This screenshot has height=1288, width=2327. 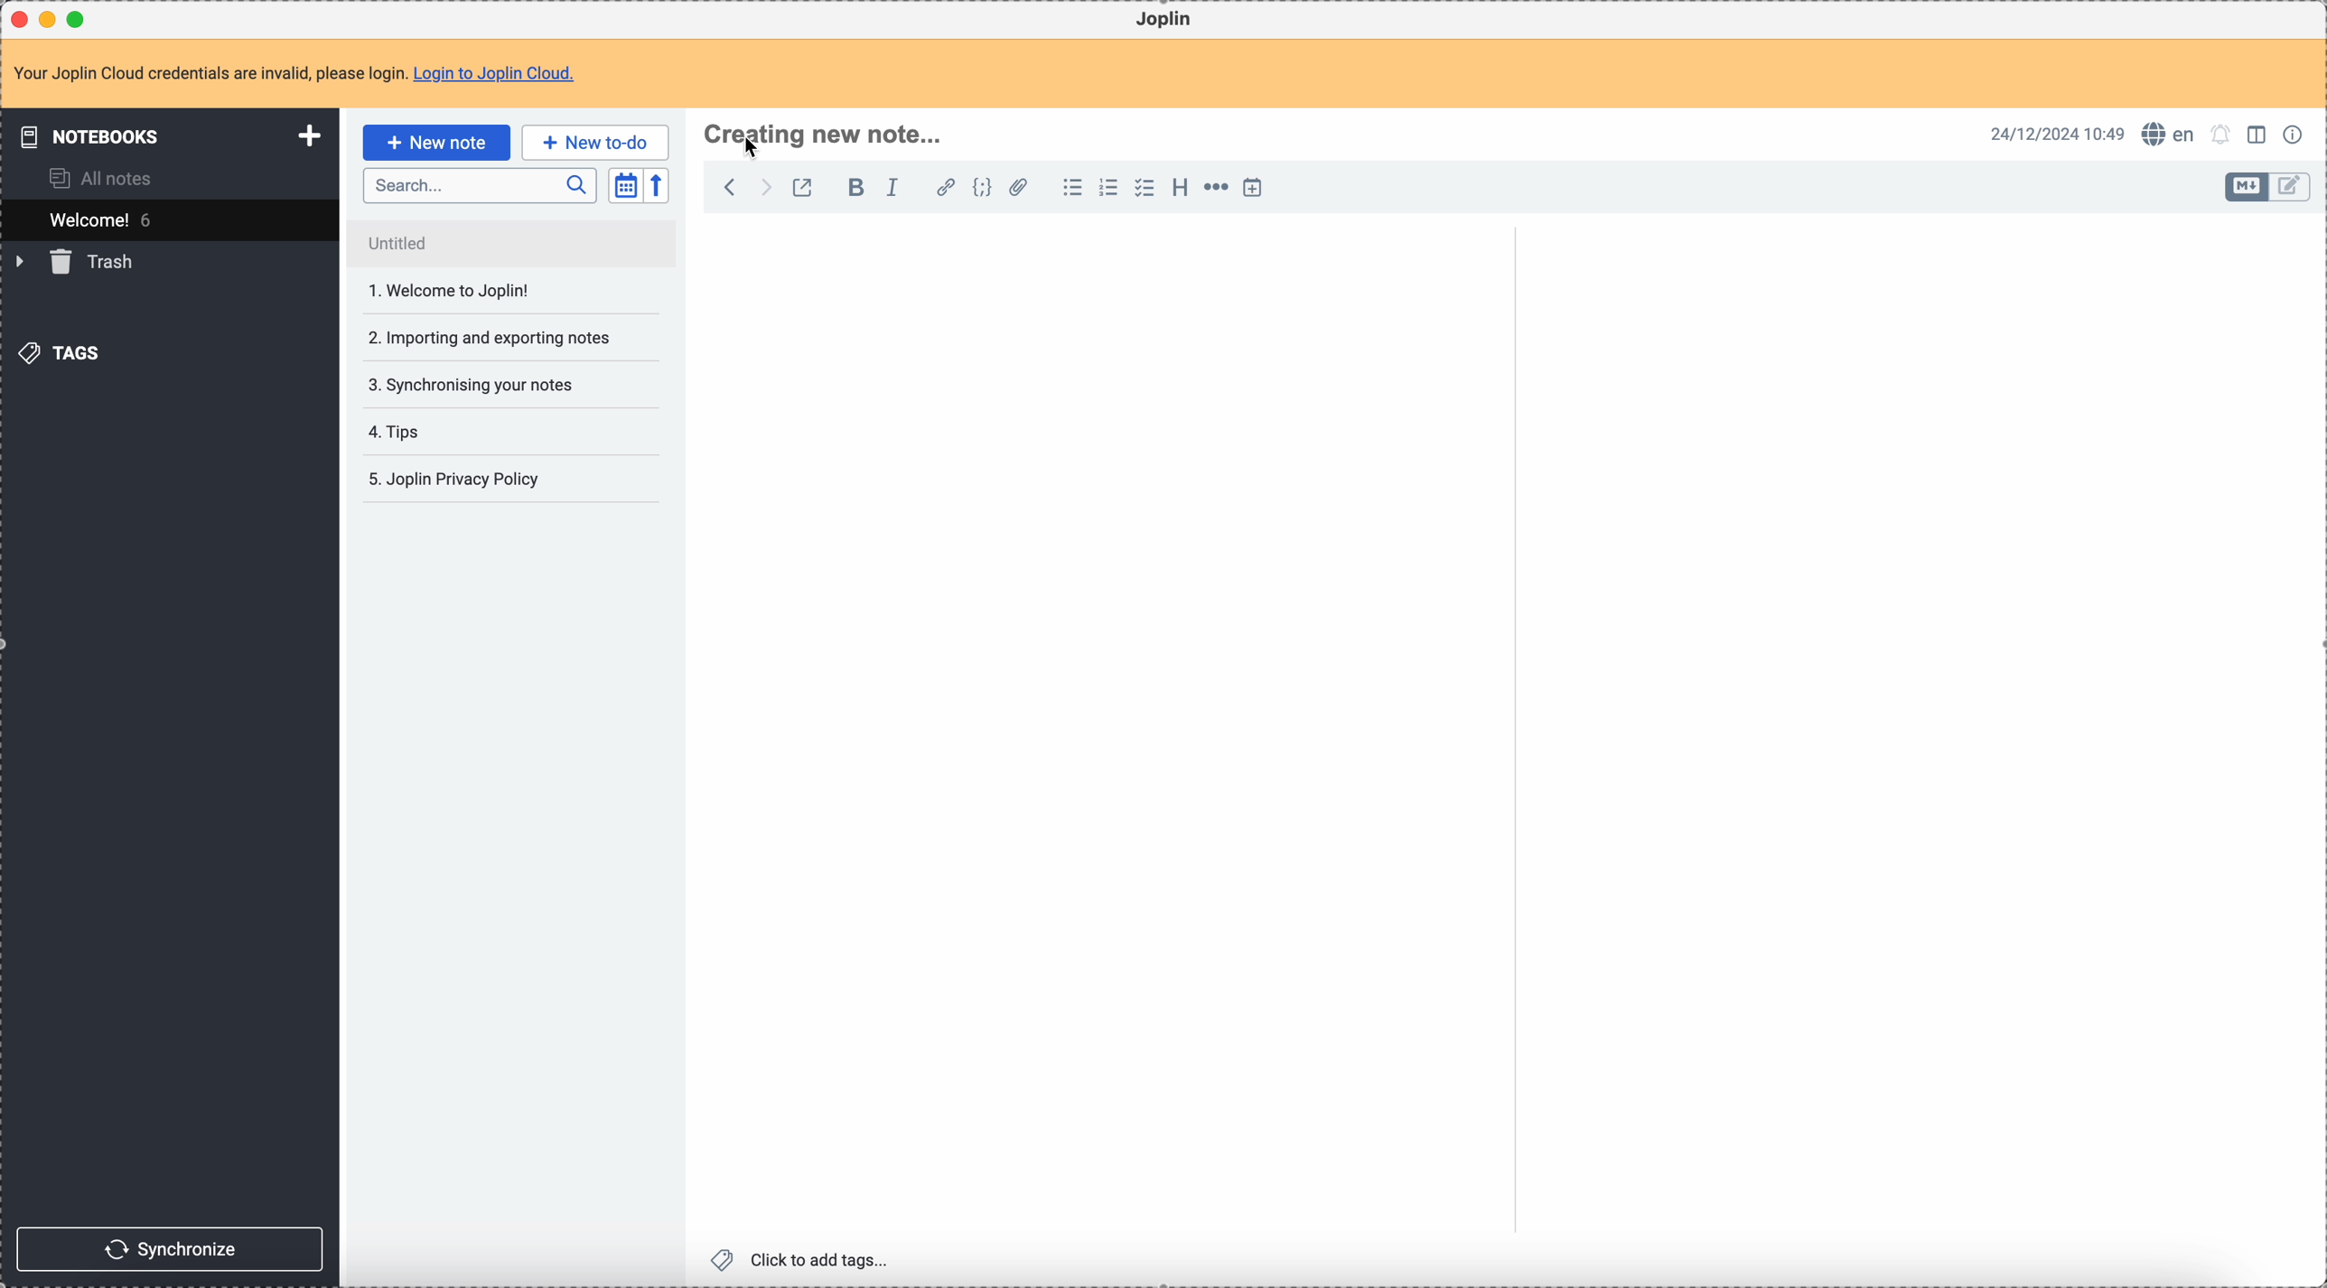 I want to click on all notes, so click(x=104, y=178).